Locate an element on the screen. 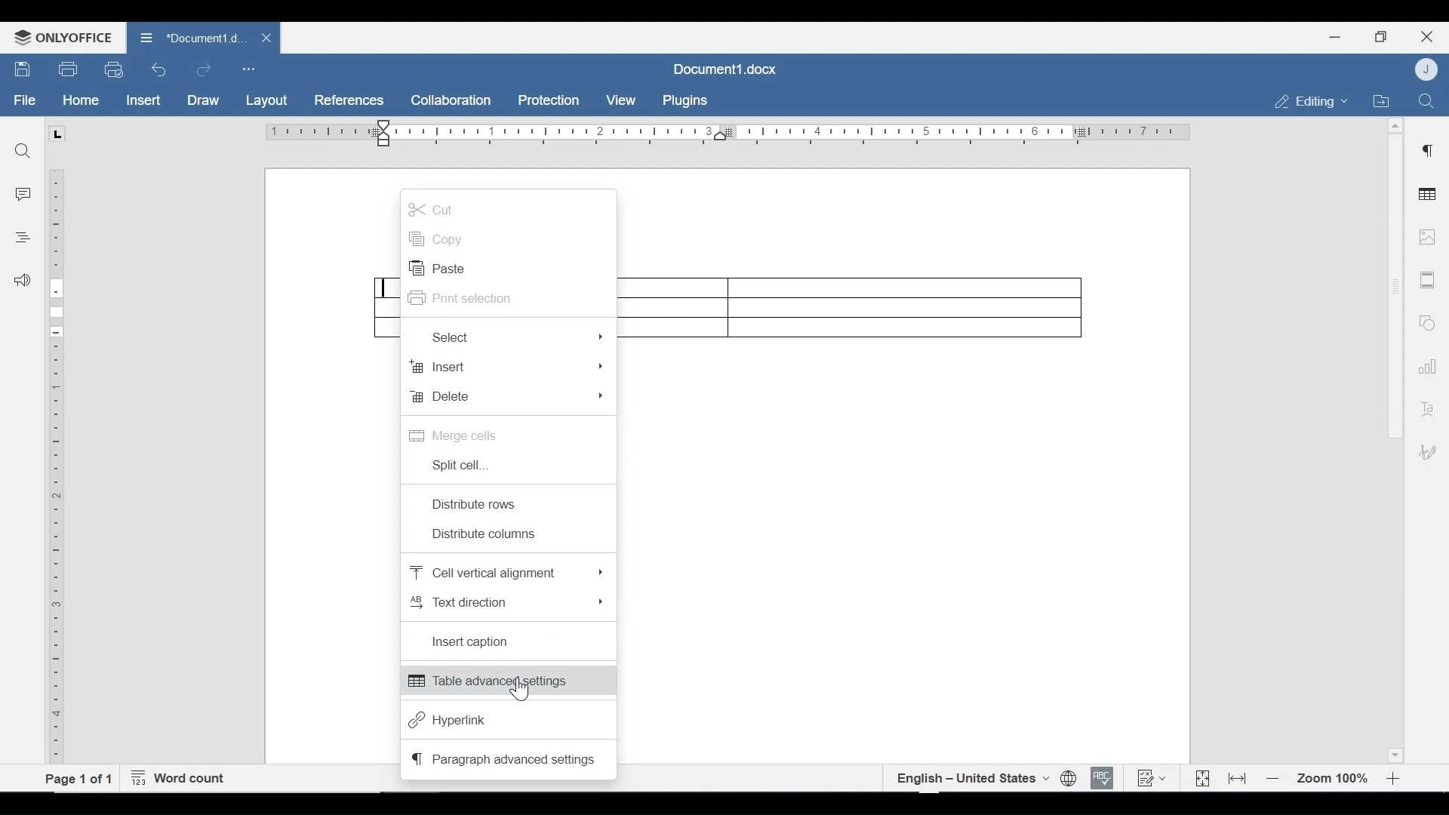 The height and width of the screenshot is (815, 1449). References is located at coordinates (347, 100).